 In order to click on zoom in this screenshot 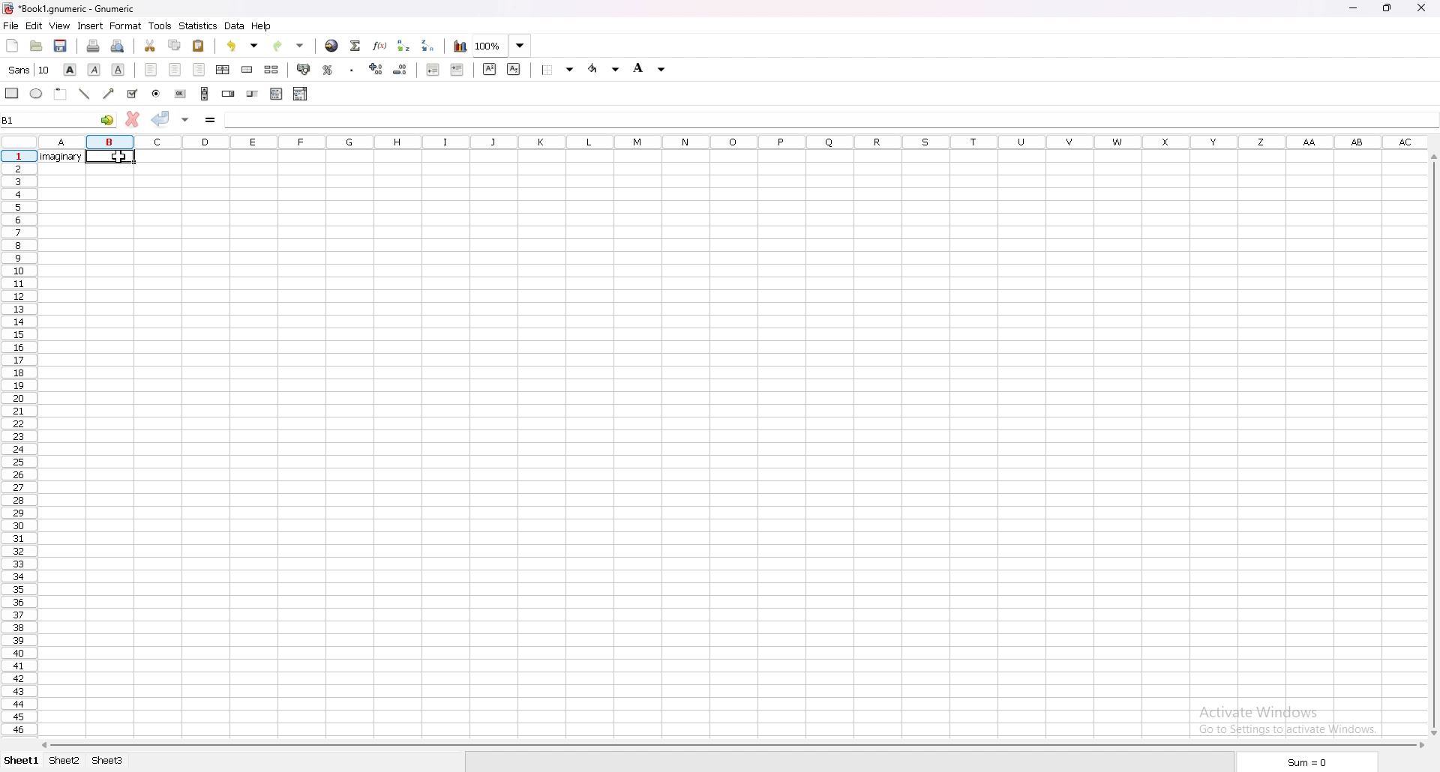, I will do `click(502, 45)`.